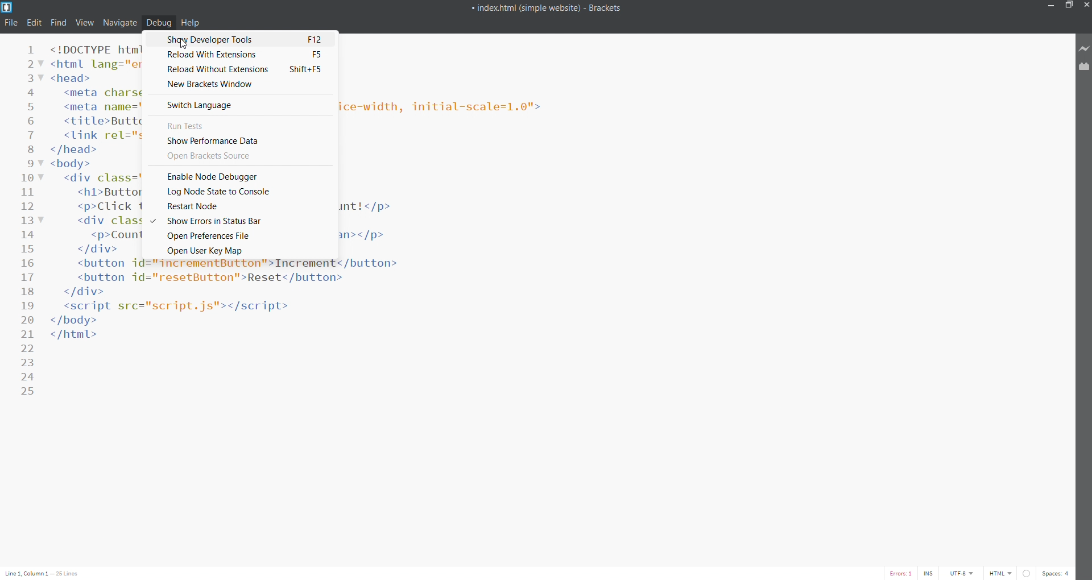 The width and height of the screenshot is (1092, 580). Describe the element at coordinates (47, 573) in the screenshot. I see `text cursor position` at that location.